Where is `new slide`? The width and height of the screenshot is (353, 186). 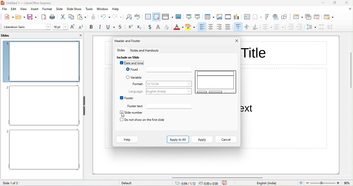 new slide is located at coordinates (297, 17).